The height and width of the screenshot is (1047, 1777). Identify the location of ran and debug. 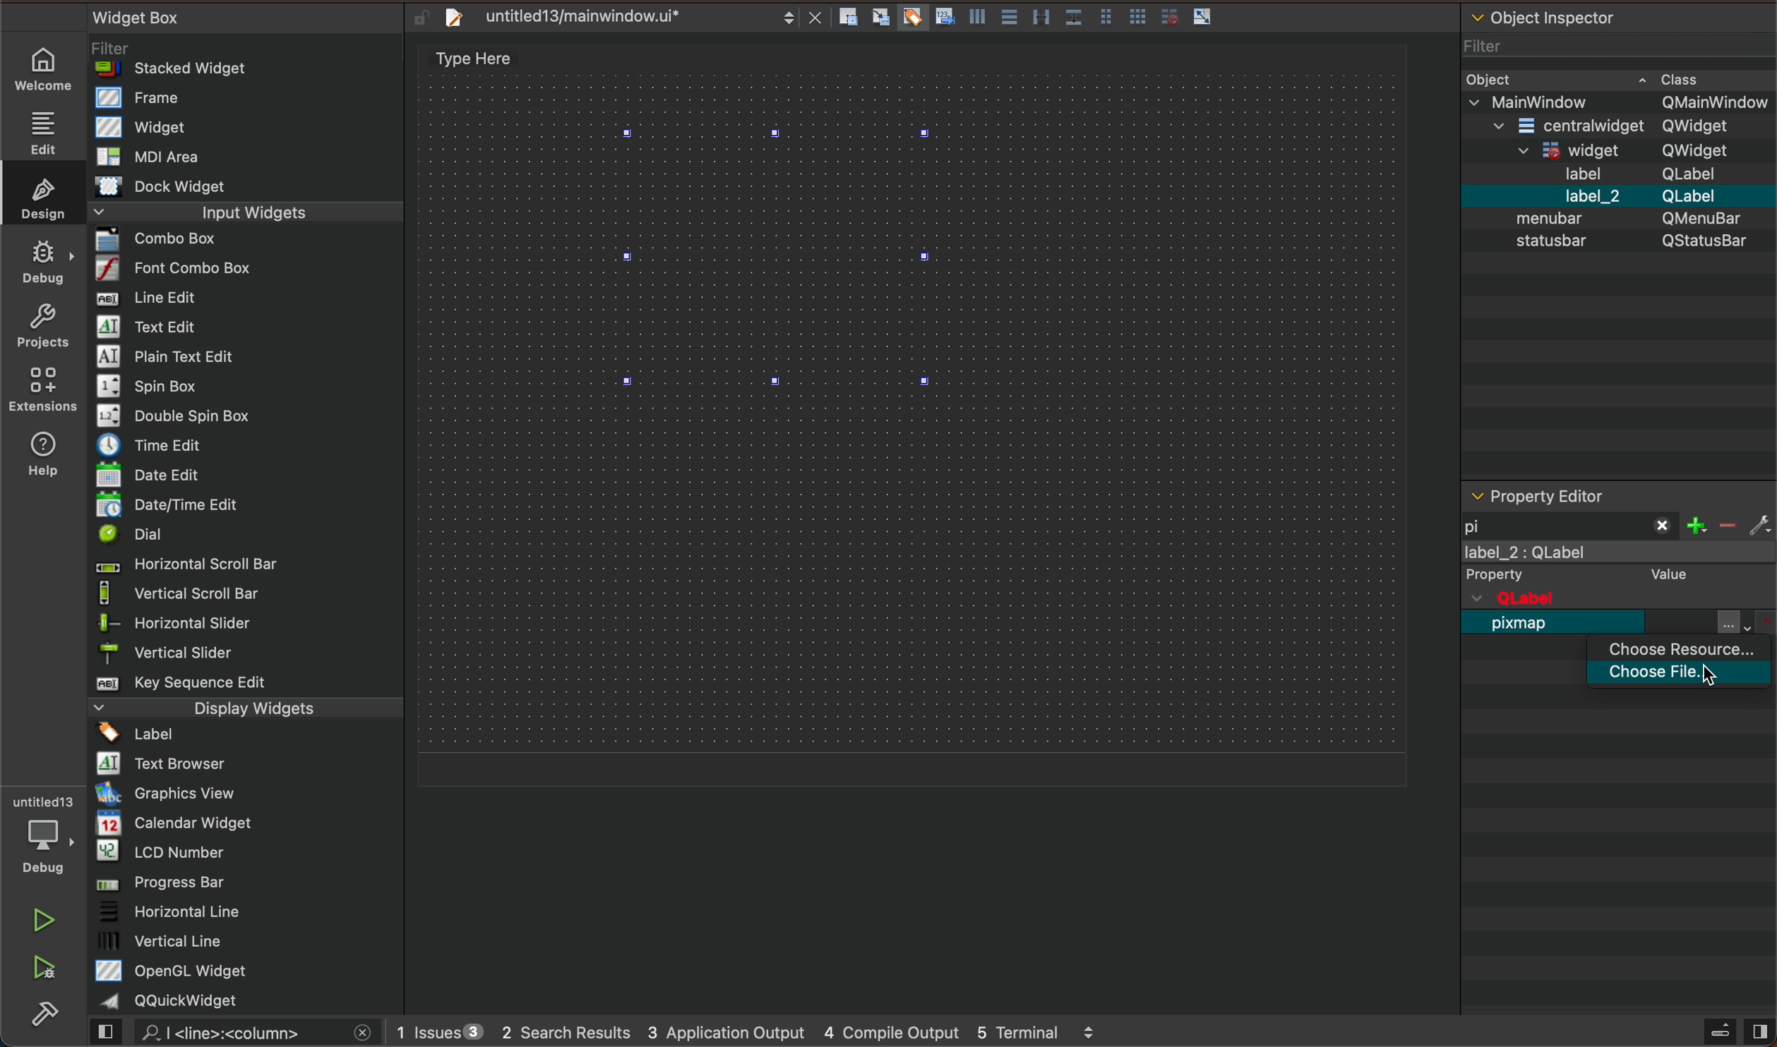
(54, 970).